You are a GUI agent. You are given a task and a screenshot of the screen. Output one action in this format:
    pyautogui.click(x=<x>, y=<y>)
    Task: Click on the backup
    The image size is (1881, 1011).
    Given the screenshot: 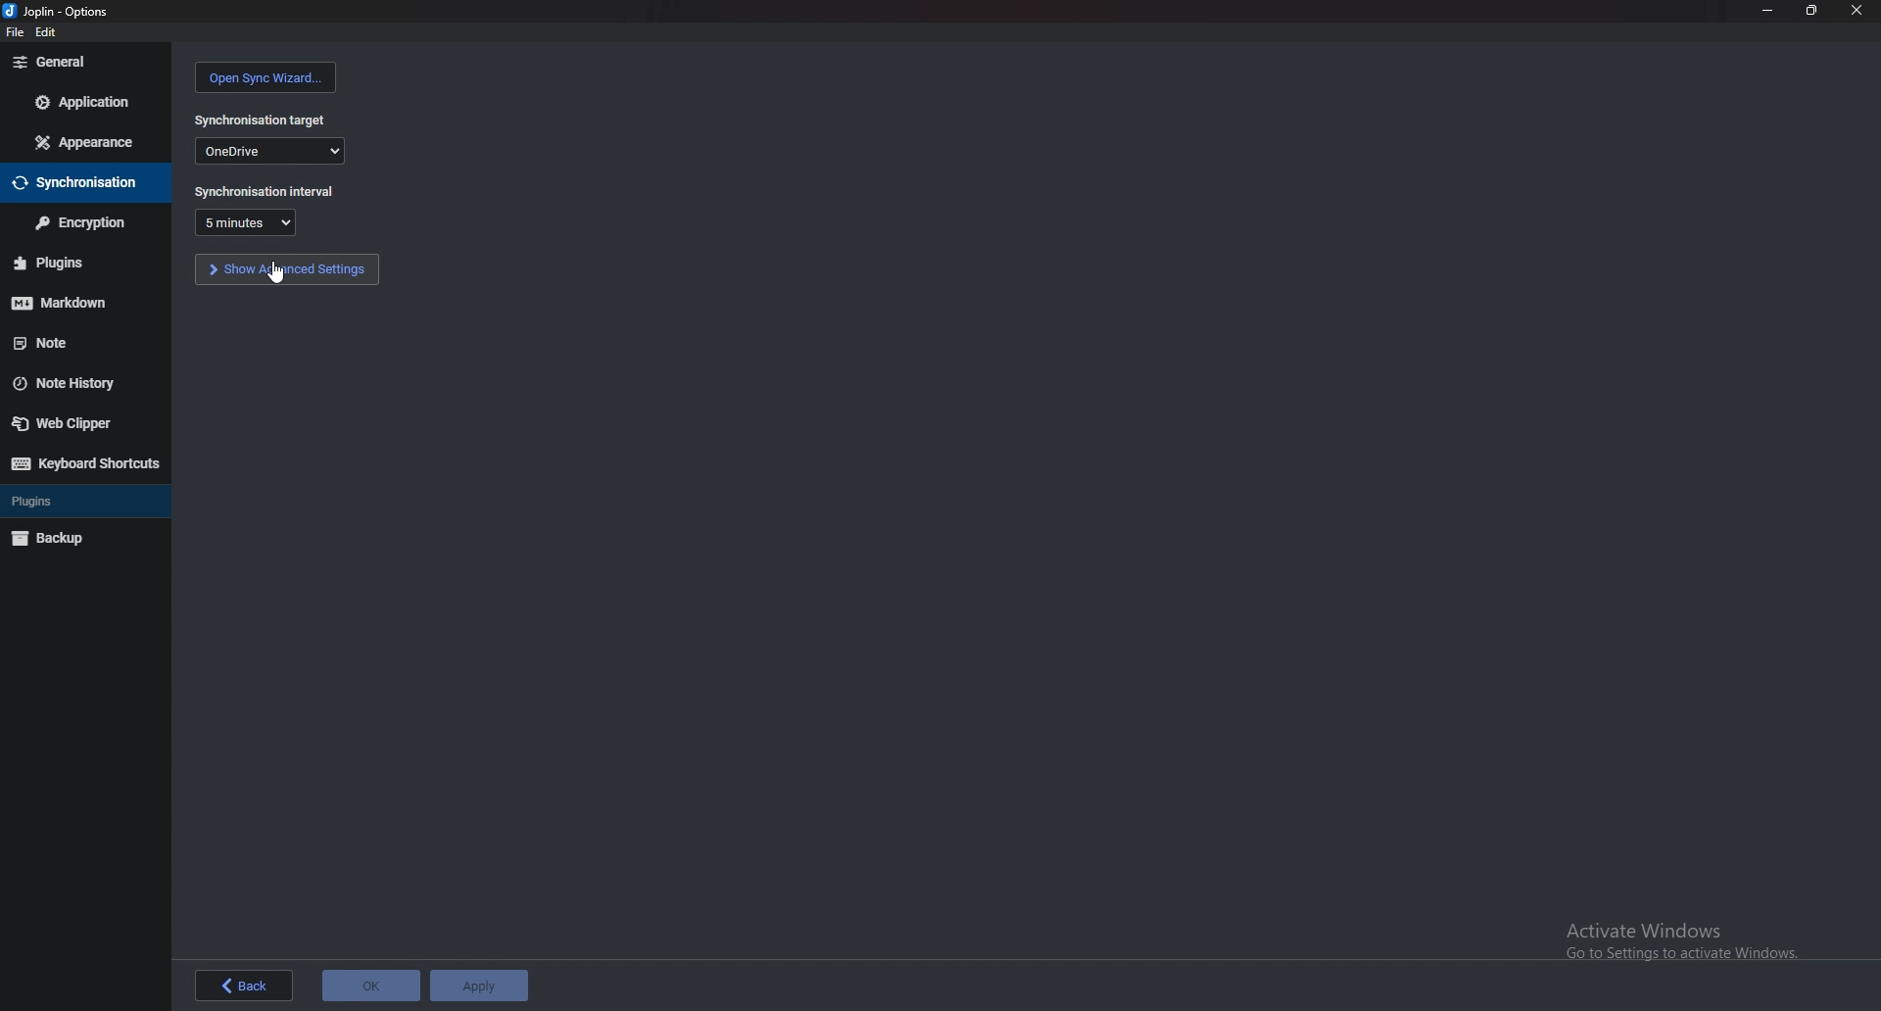 What is the action you would take?
    pyautogui.click(x=75, y=538)
    